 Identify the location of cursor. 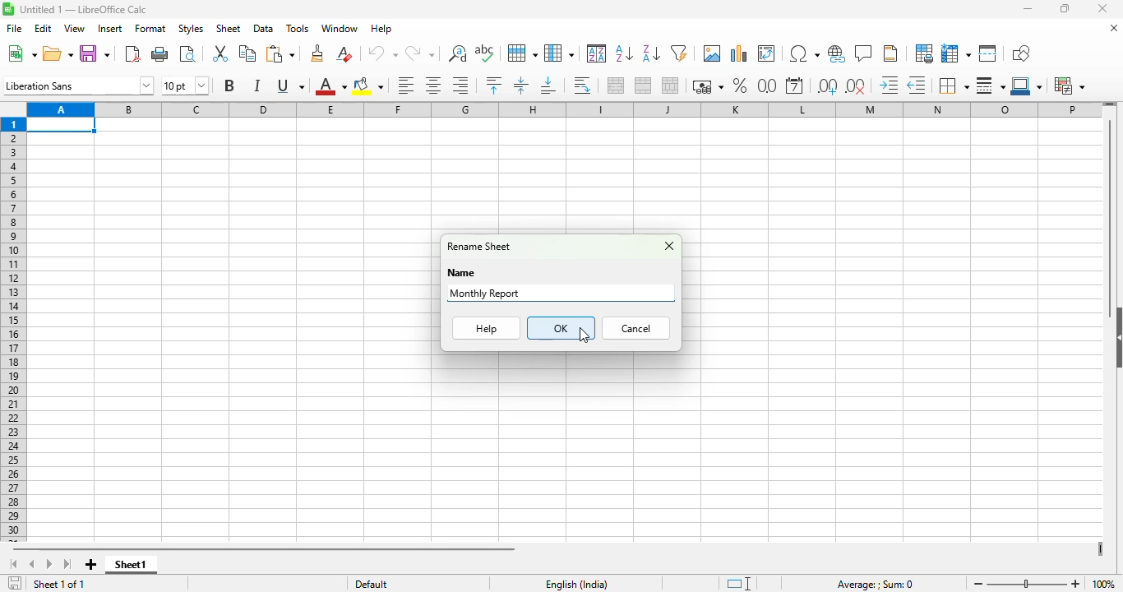
(585, 335).